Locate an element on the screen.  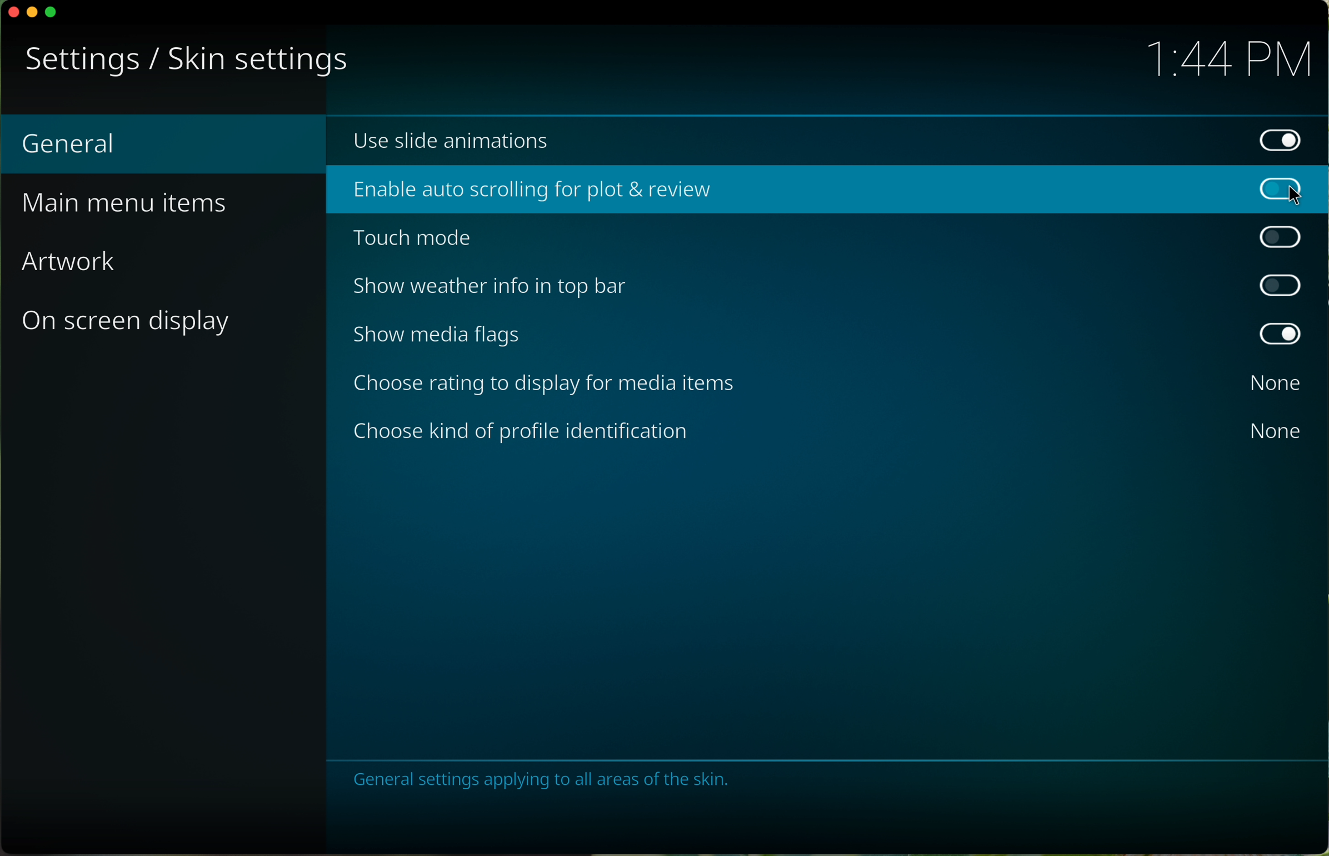
click on enable auto scrolling for plot & review is located at coordinates (829, 190).